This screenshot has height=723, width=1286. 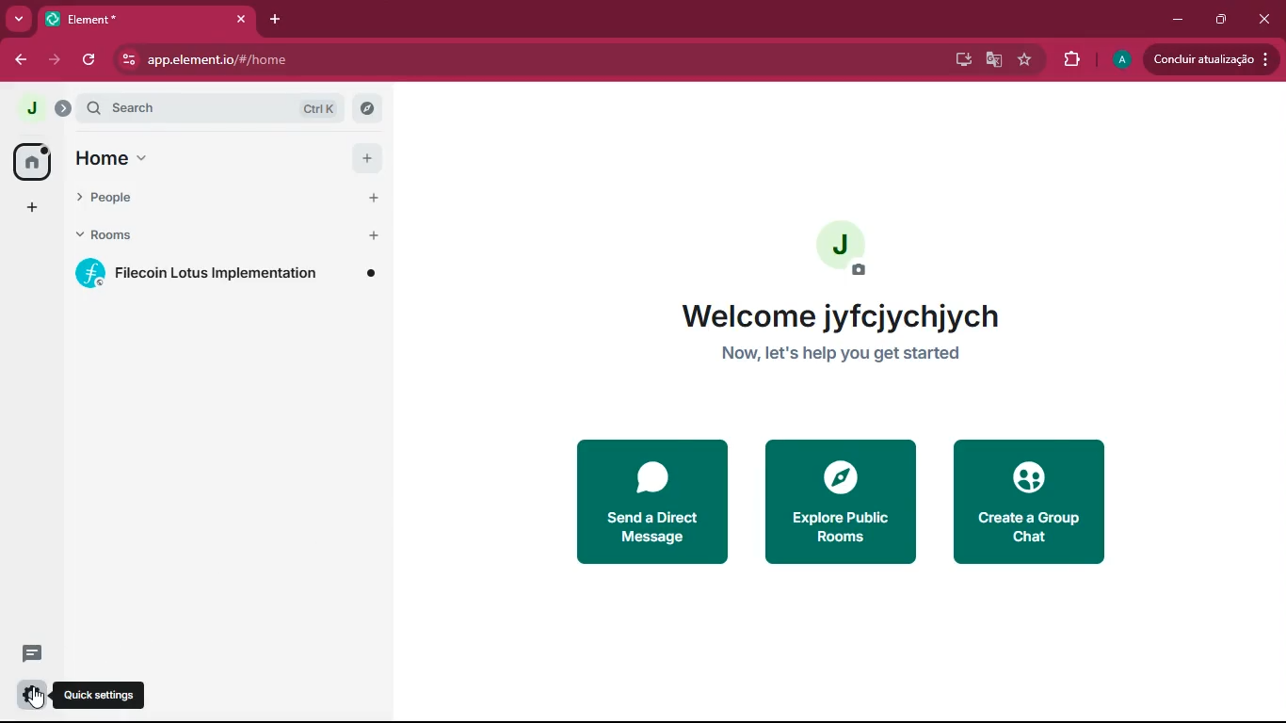 I want to click on settings, so click(x=31, y=697).